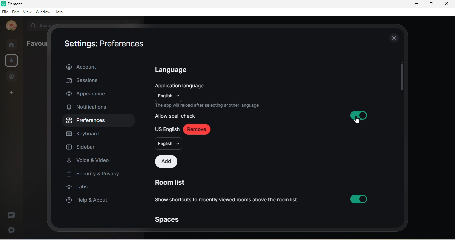 The height and width of the screenshot is (240, 455). I want to click on favourite, so click(12, 61).